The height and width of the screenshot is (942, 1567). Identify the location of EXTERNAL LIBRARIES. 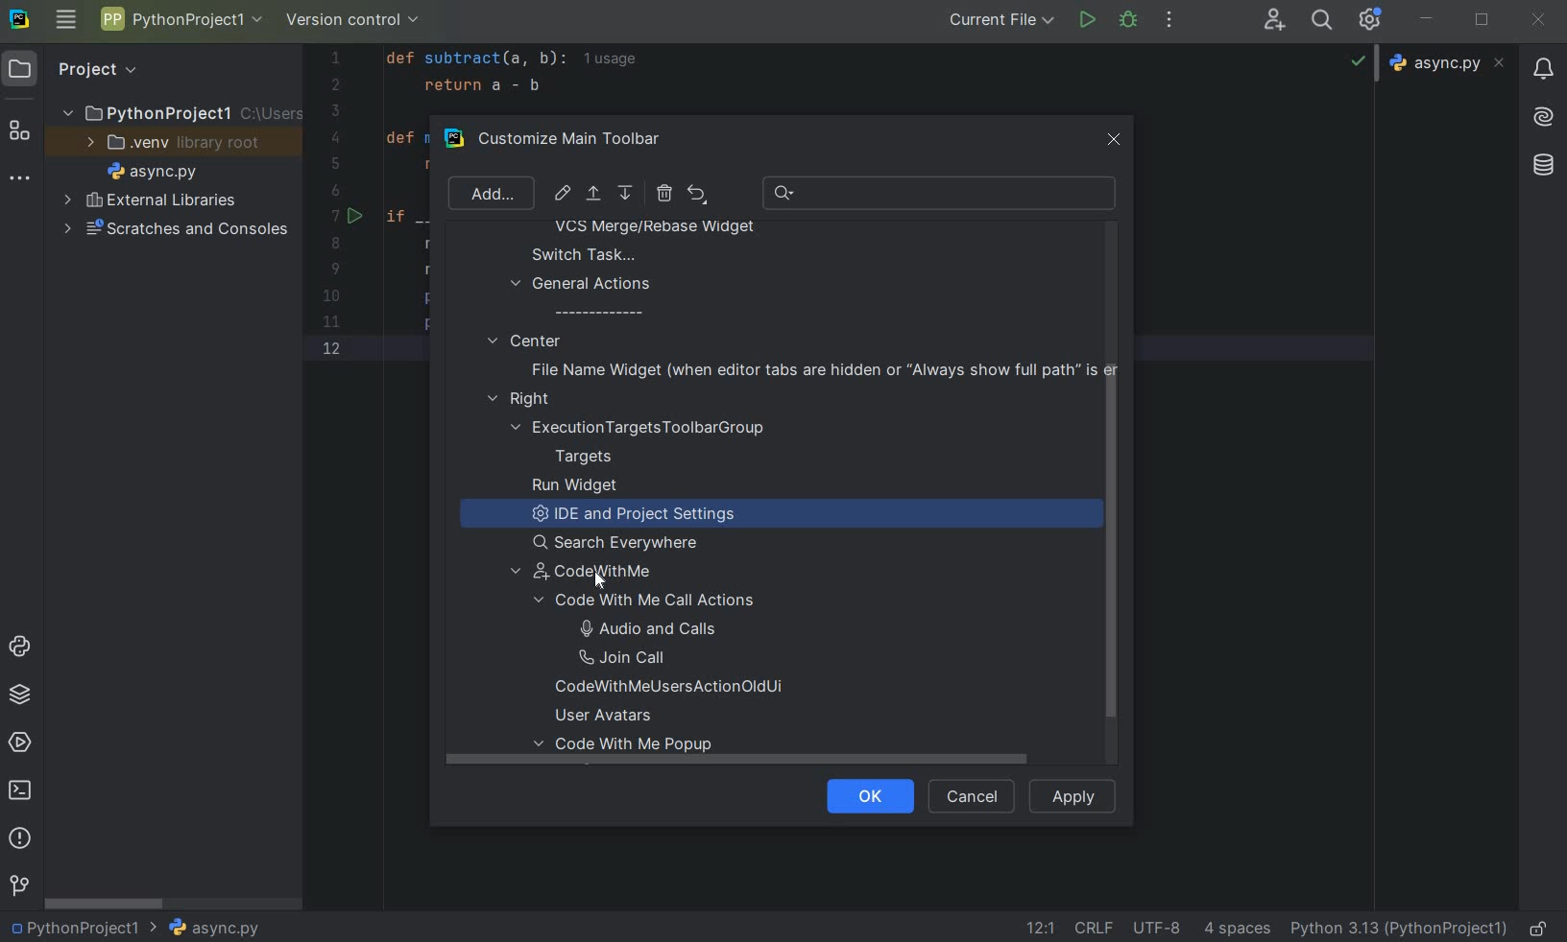
(151, 201).